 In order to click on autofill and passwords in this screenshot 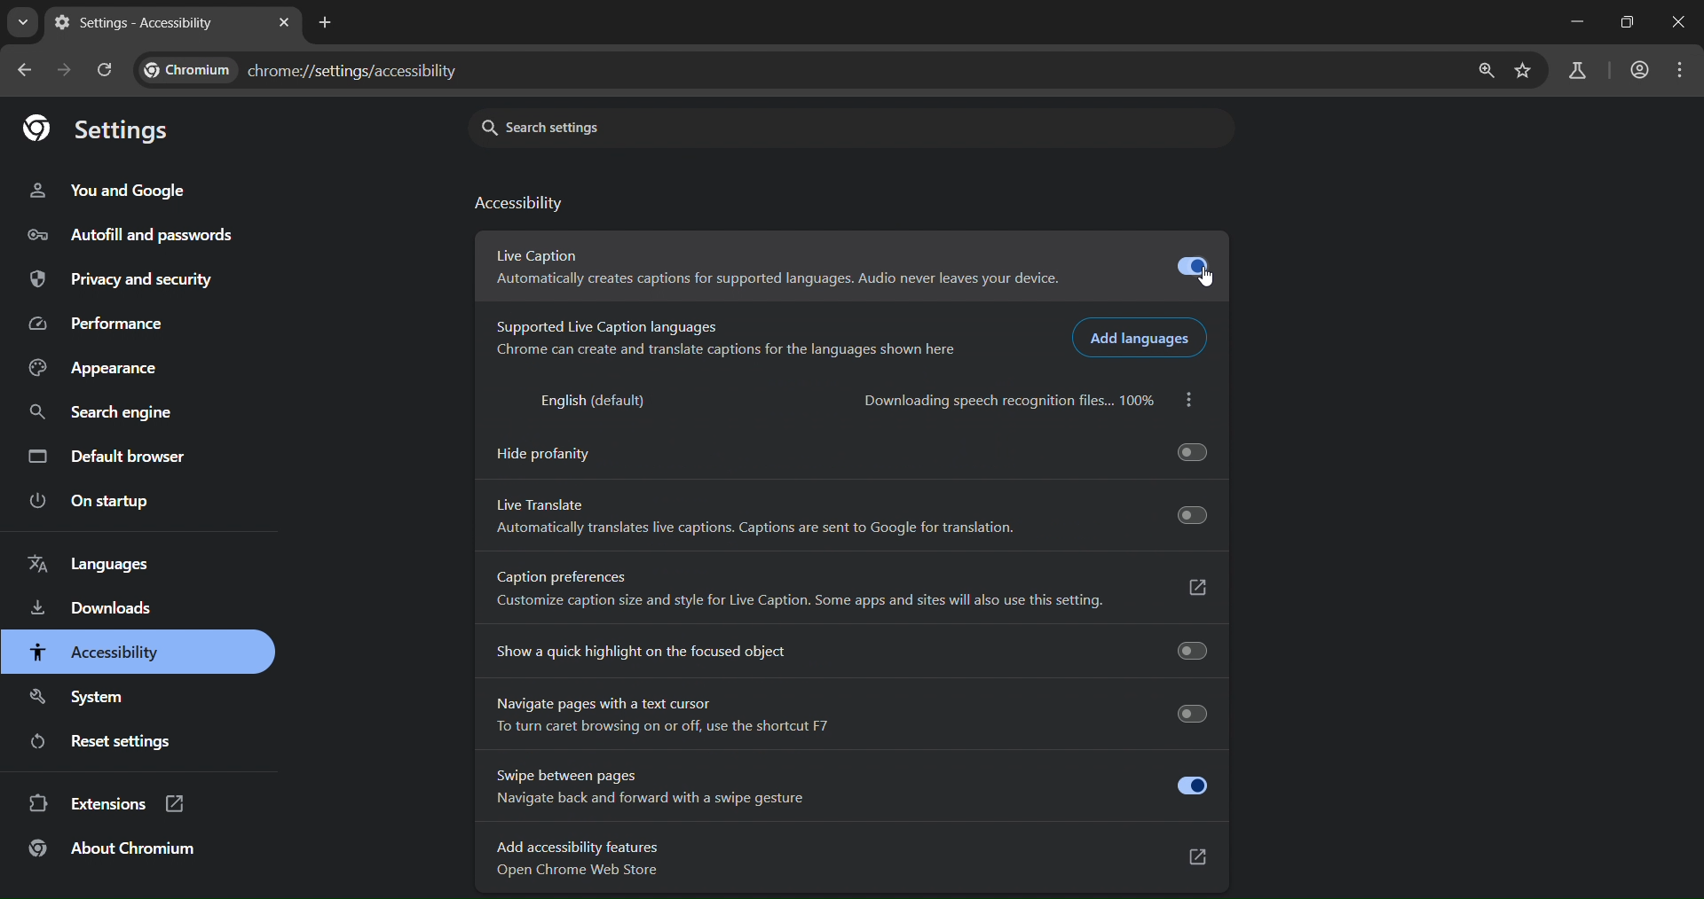, I will do `click(132, 238)`.